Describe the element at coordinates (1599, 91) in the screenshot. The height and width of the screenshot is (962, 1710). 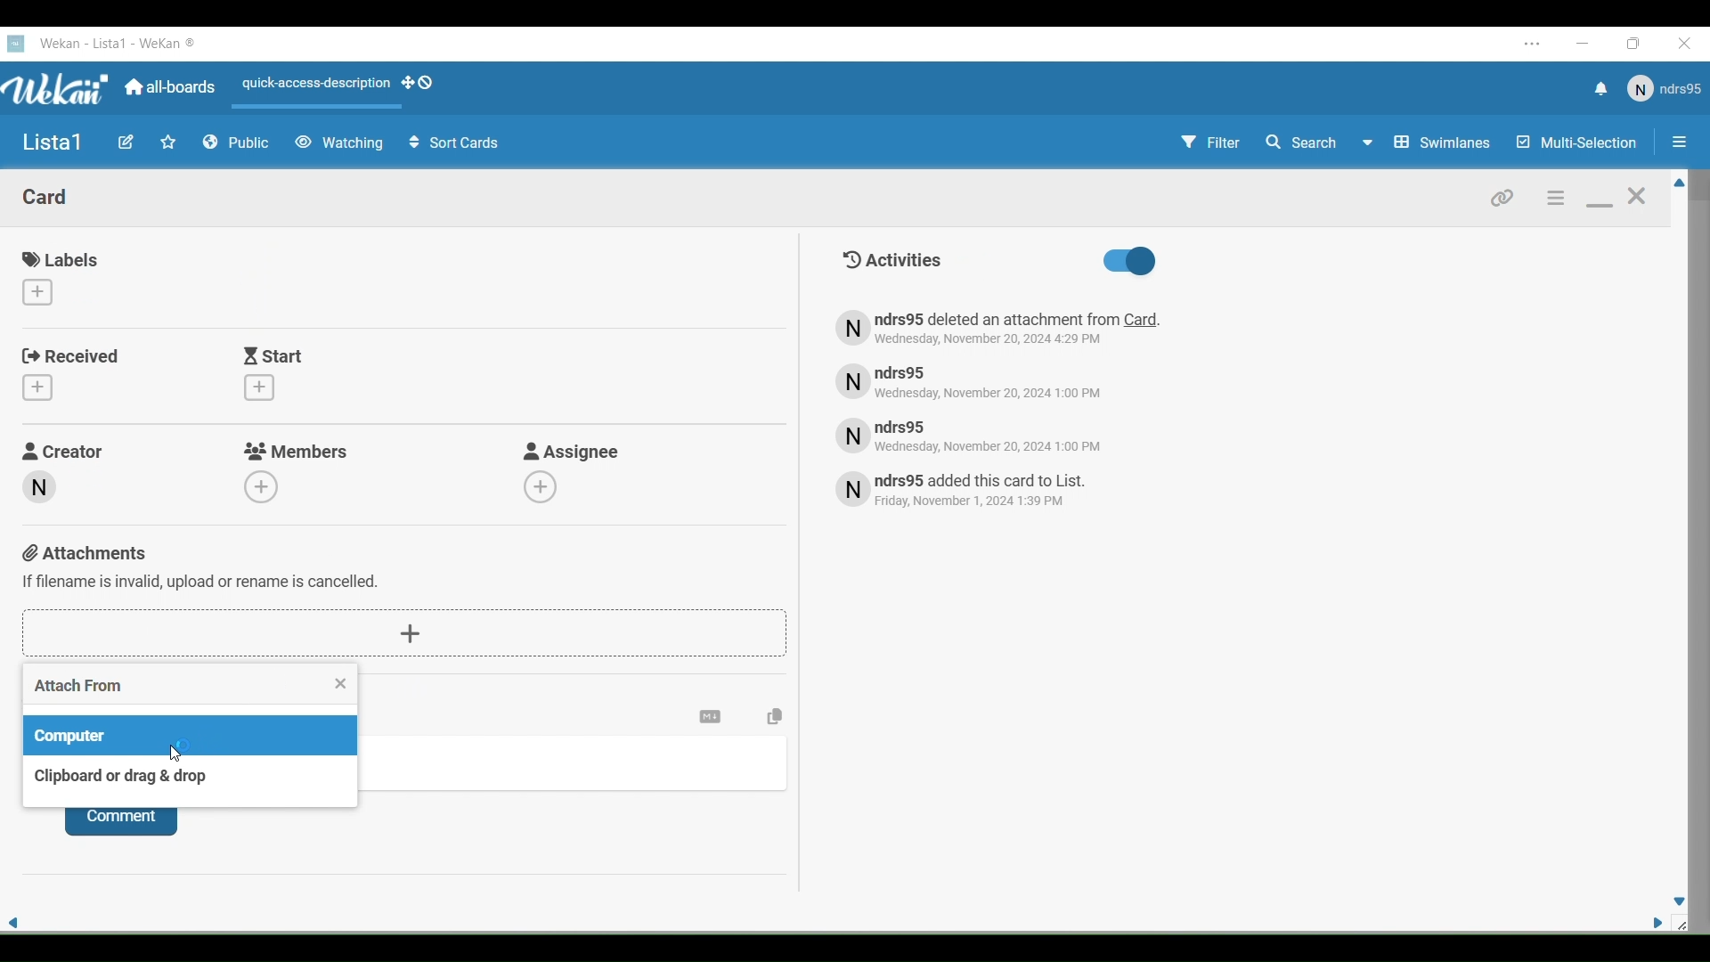
I see `Notifications` at that location.